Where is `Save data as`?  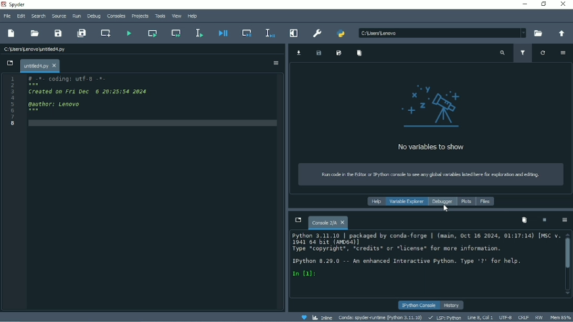
Save data as is located at coordinates (339, 53).